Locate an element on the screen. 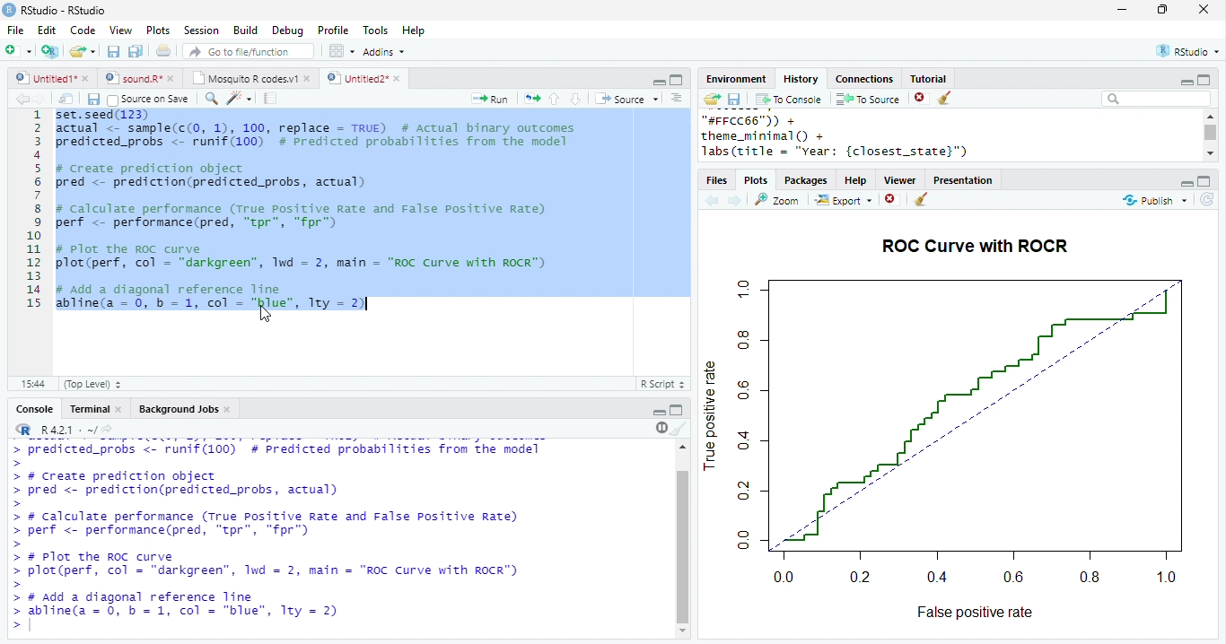 The width and height of the screenshot is (1226, 644). Profile is located at coordinates (333, 30).